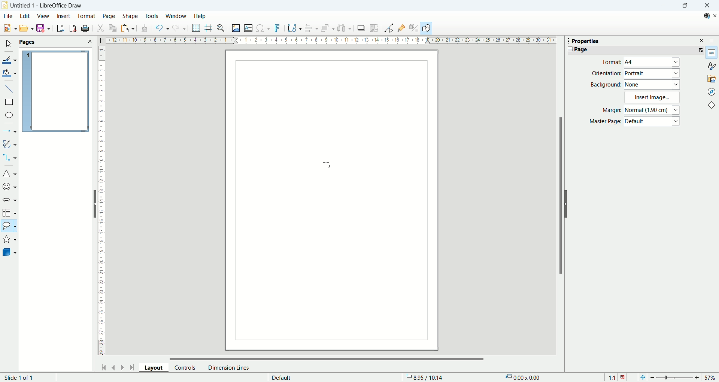 The width and height of the screenshot is (719, 382). I want to click on rectangle, so click(9, 102).